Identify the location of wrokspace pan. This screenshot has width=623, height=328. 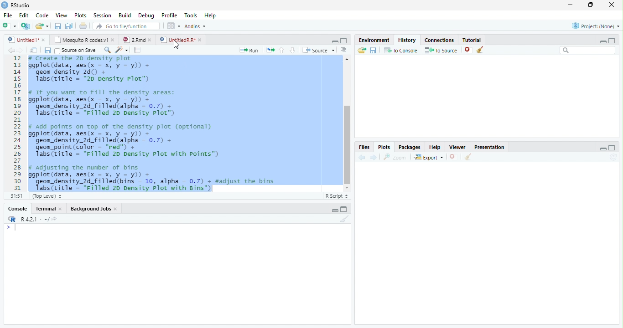
(173, 26).